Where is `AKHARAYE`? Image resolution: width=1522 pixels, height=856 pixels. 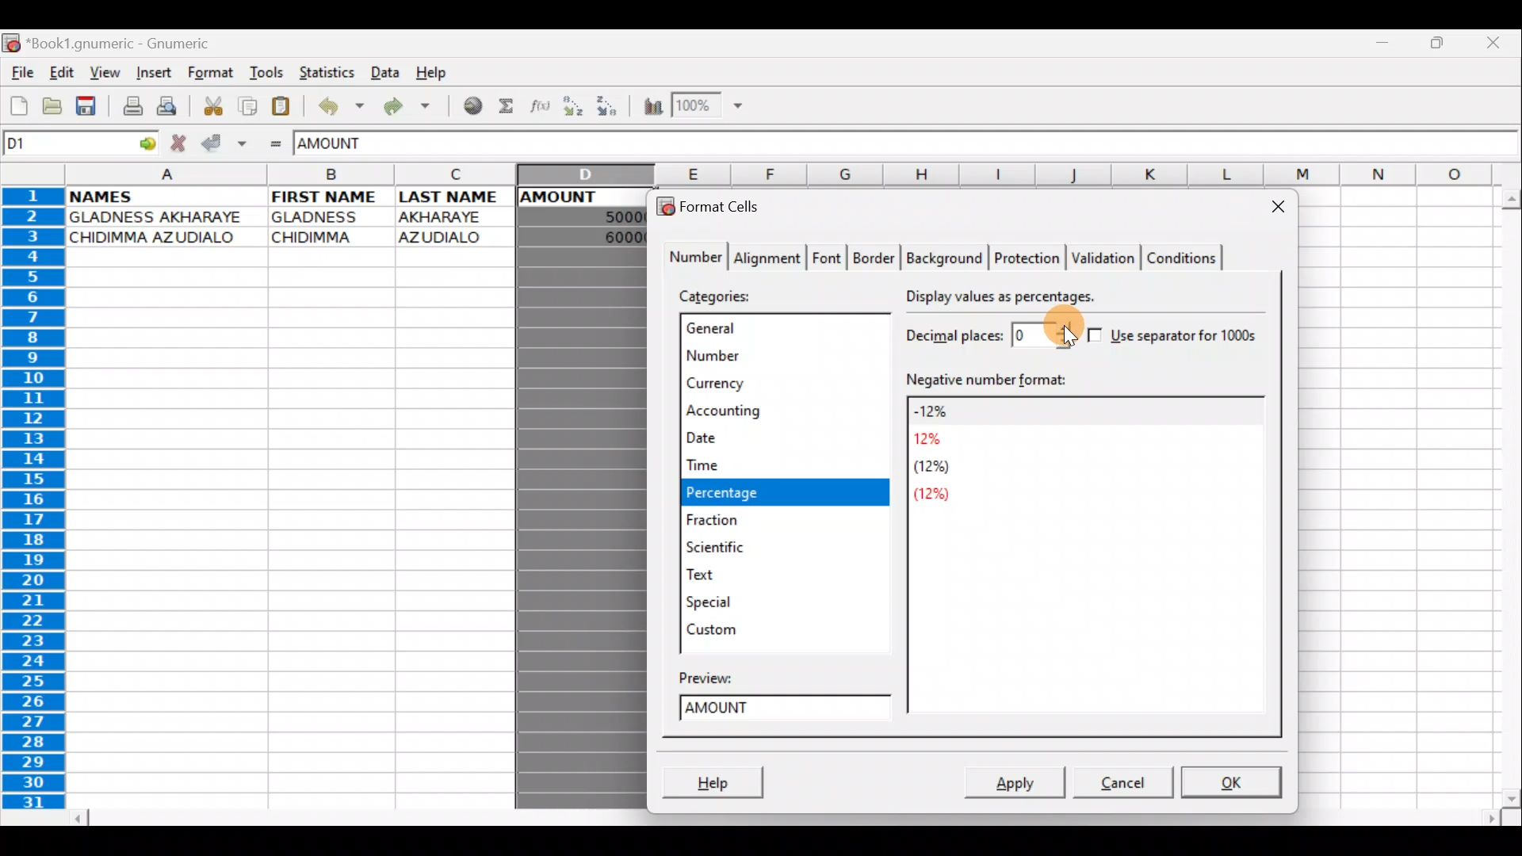
AKHARAYE is located at coordinates (442, 216).